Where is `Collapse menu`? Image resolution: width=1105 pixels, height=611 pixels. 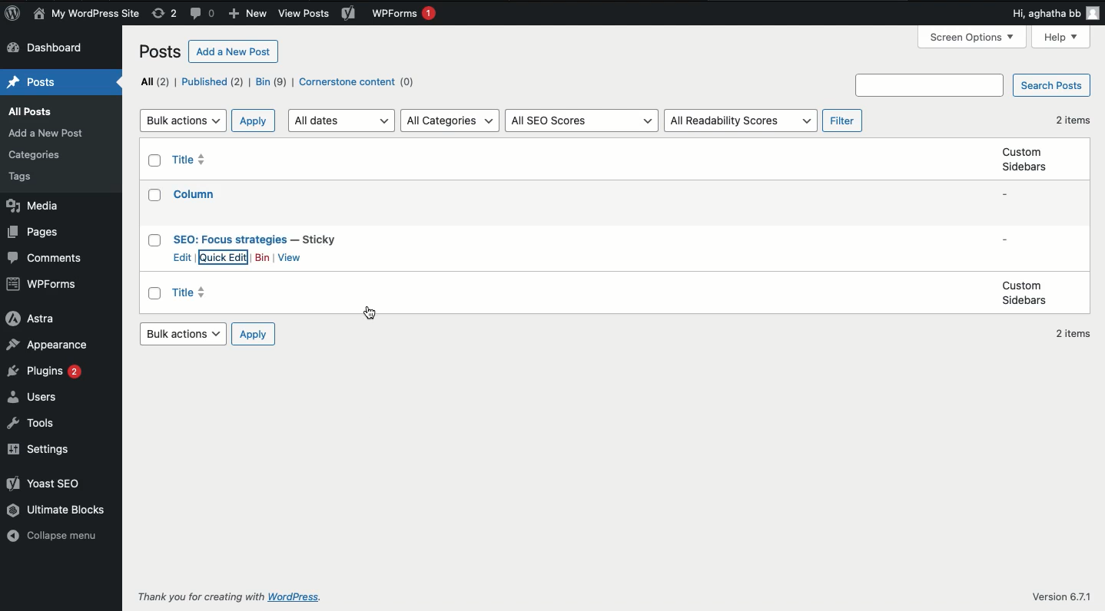
Collapse menu is located at coordinates (57, 537).